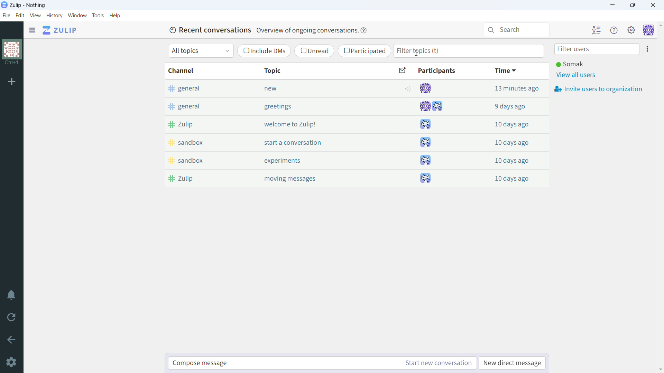  Describe the element at coordinates (315, 70) in the screenshot. I see `topic` at that location.